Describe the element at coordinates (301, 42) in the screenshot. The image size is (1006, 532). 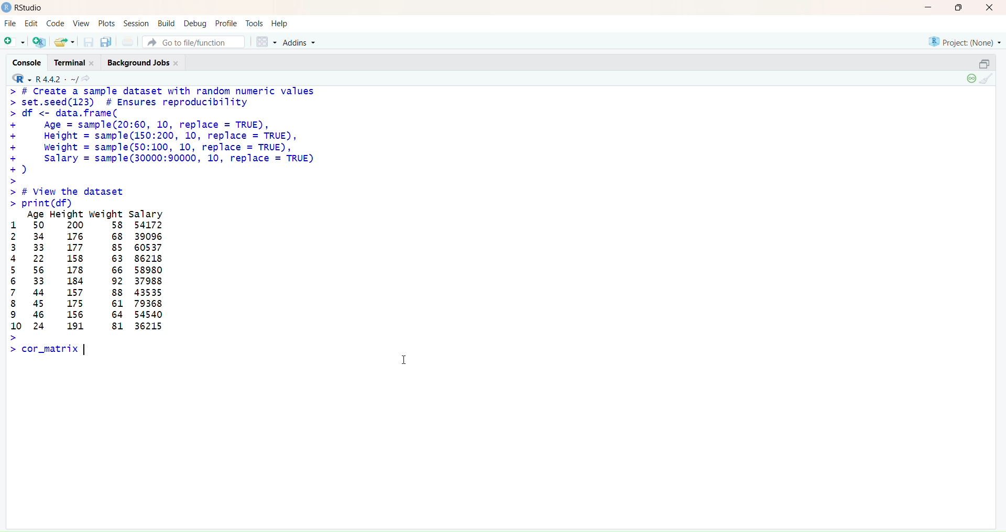
I see `Addons` at that location.